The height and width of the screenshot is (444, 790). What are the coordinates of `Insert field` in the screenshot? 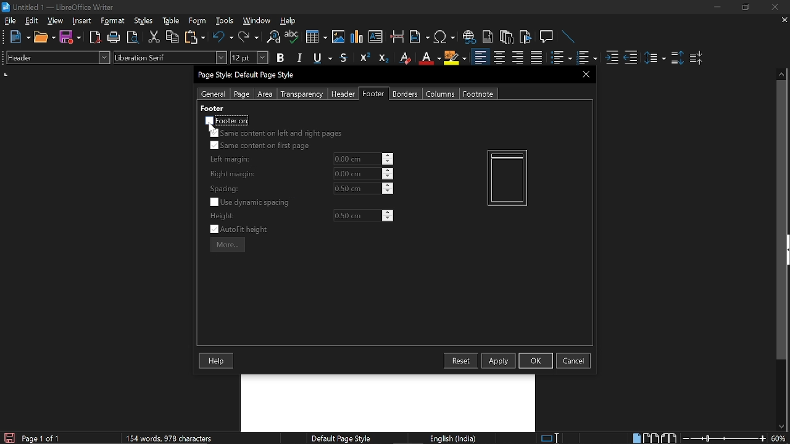 It's located at (420, 38).